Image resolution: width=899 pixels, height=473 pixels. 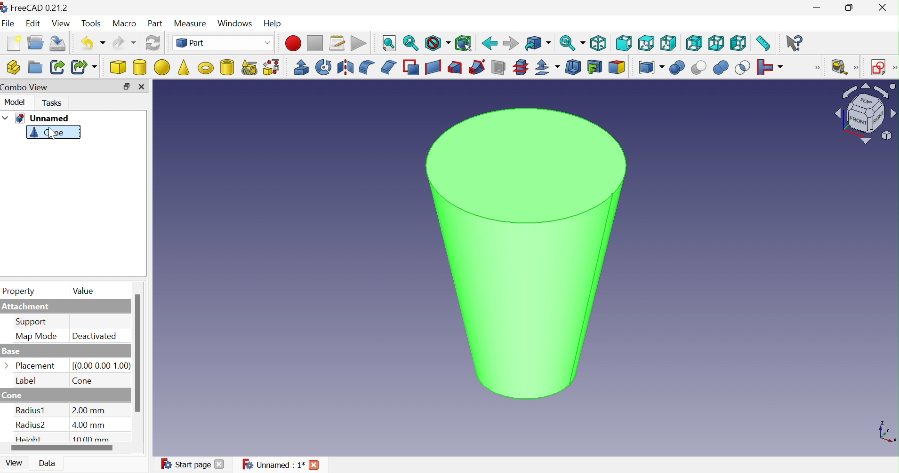 I want to click on Stop macro recording, so click(x=315, y=43).